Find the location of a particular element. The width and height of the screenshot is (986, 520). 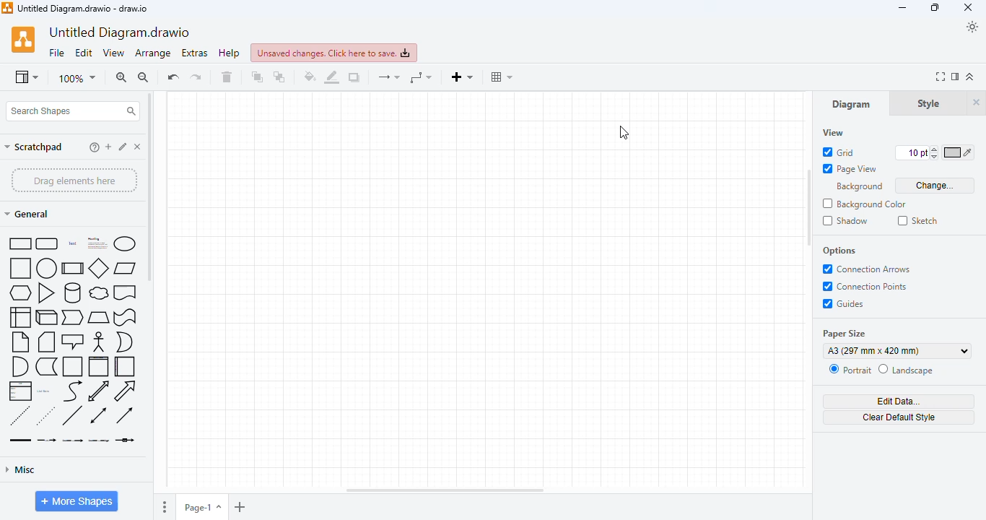

to front is located at coordinates (256, 77).